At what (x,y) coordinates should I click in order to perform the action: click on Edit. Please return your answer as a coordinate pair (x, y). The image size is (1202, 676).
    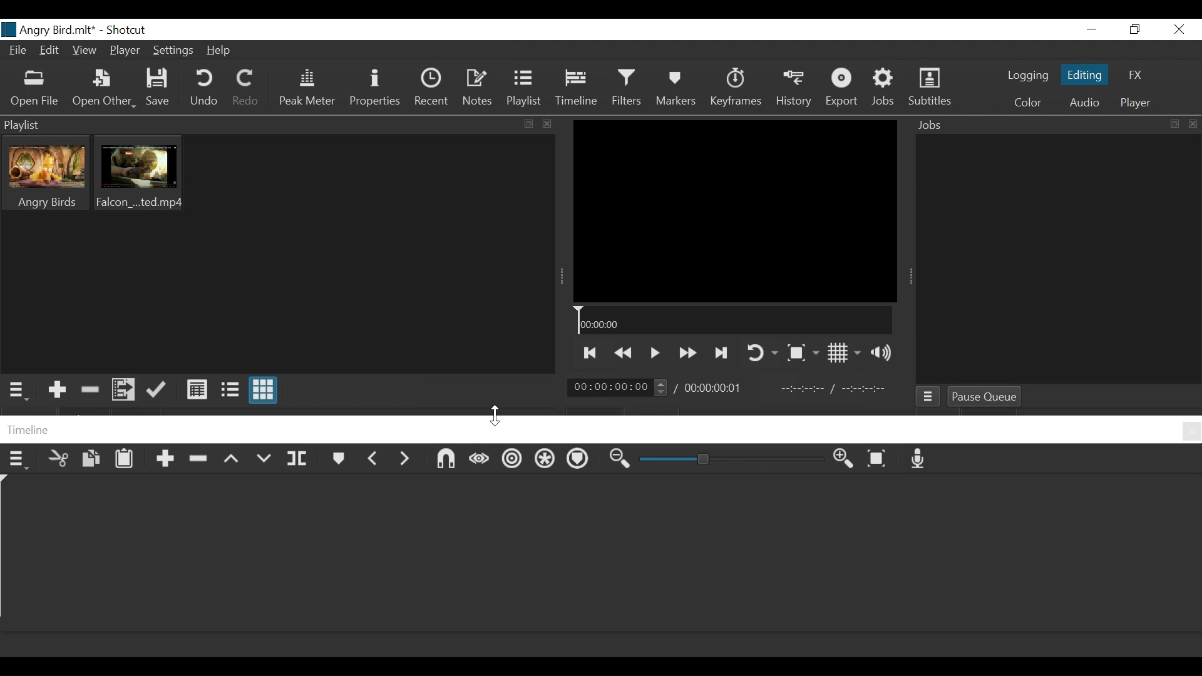
    Looking at the image, I should click on (51, 51).